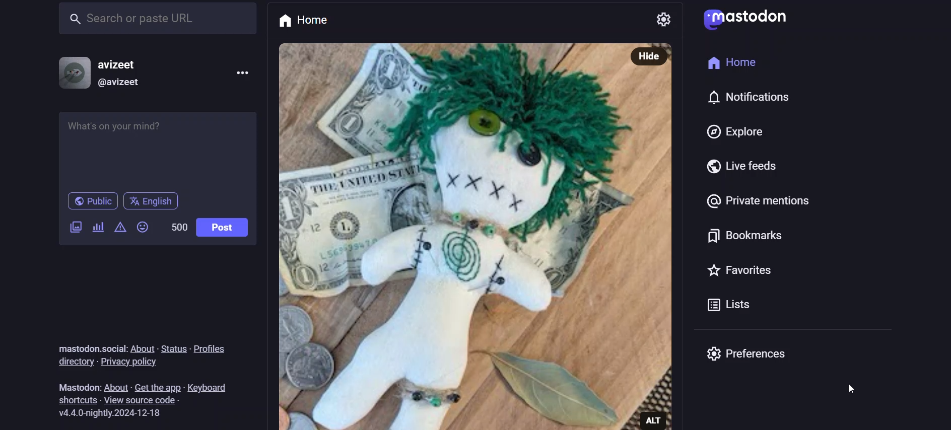 This screenshot has height=430, width=951. Describe the element at coordinates (116, 386) in the screenshot. I see `About` at that location.